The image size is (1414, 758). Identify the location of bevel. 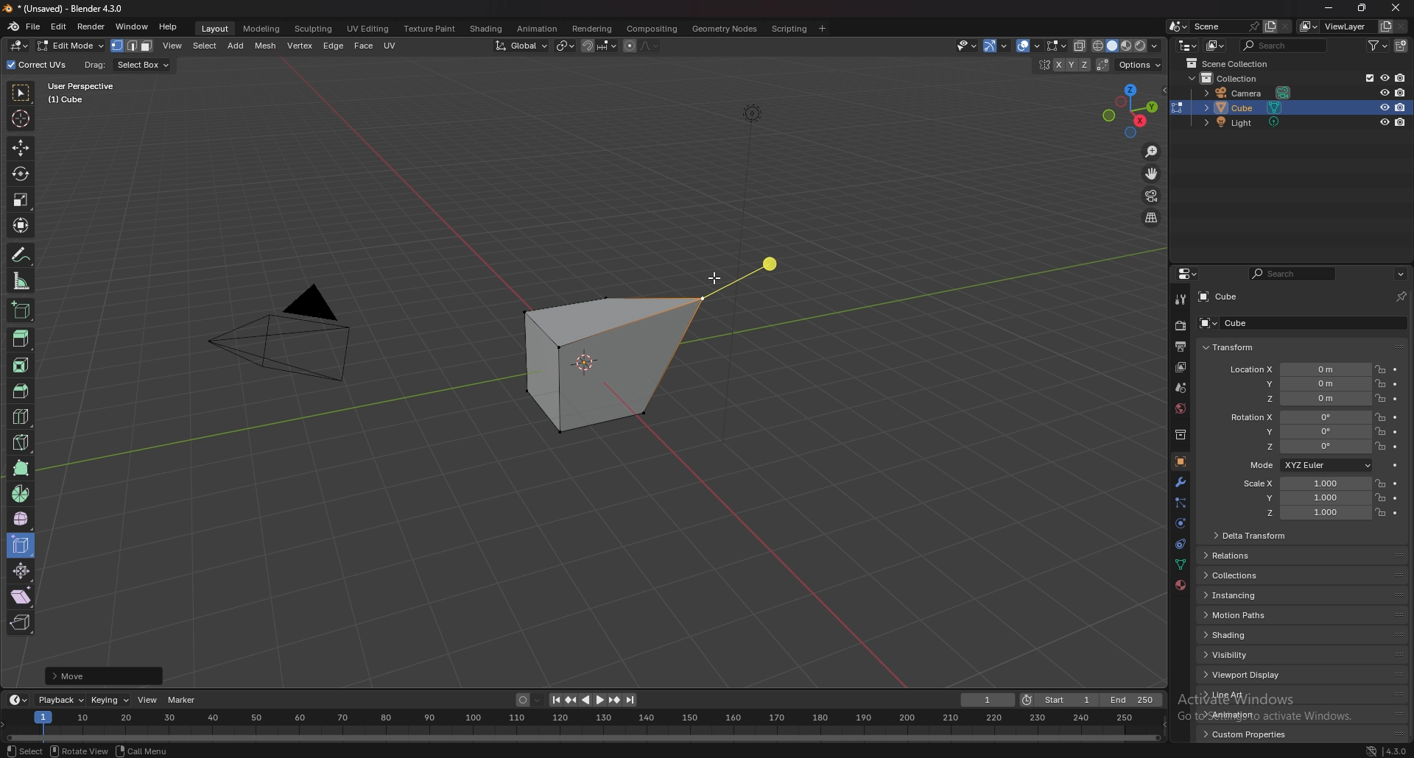
(19, 391).